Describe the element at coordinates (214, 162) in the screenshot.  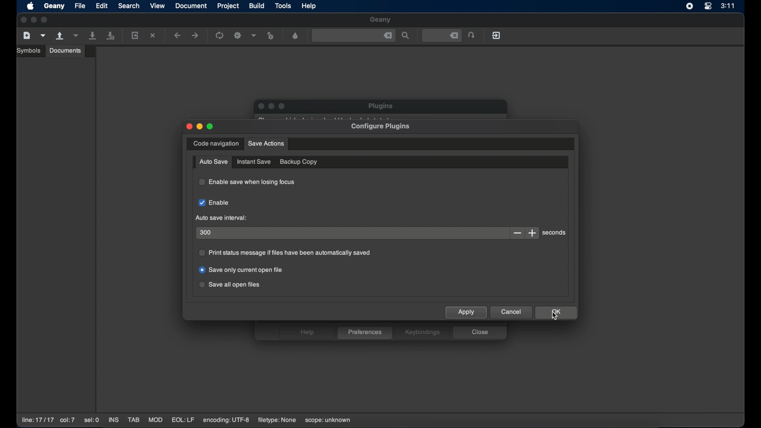
I see `auto save` at that location.